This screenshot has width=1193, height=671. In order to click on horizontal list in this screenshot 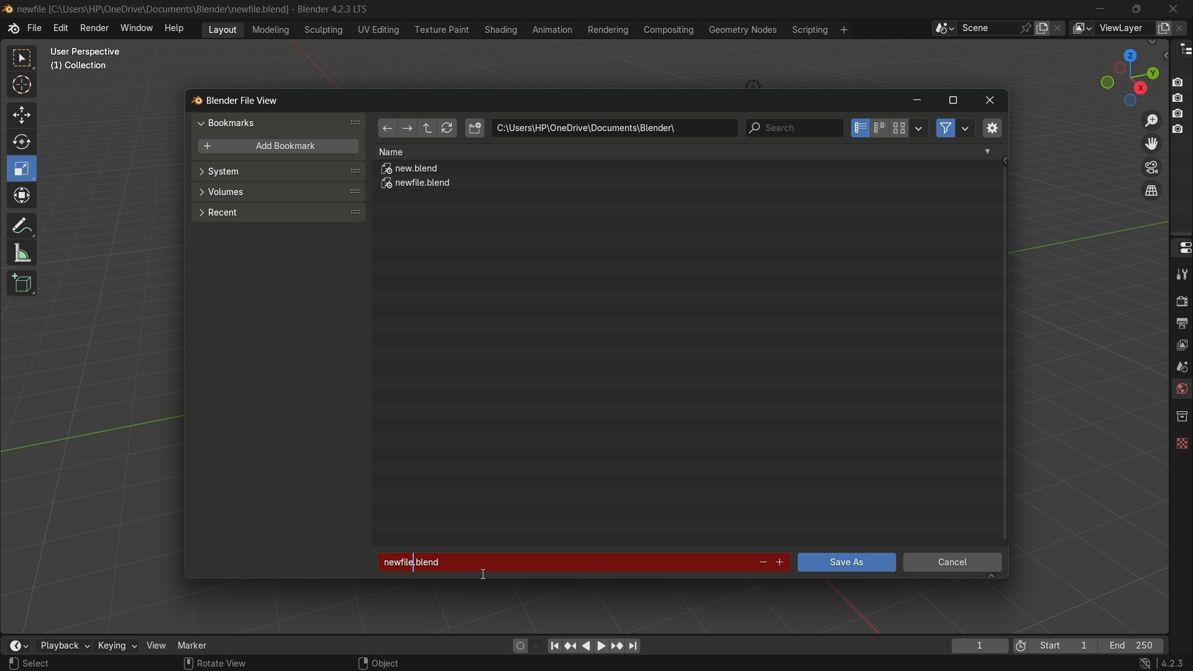, I will do `click(879, 128)`.